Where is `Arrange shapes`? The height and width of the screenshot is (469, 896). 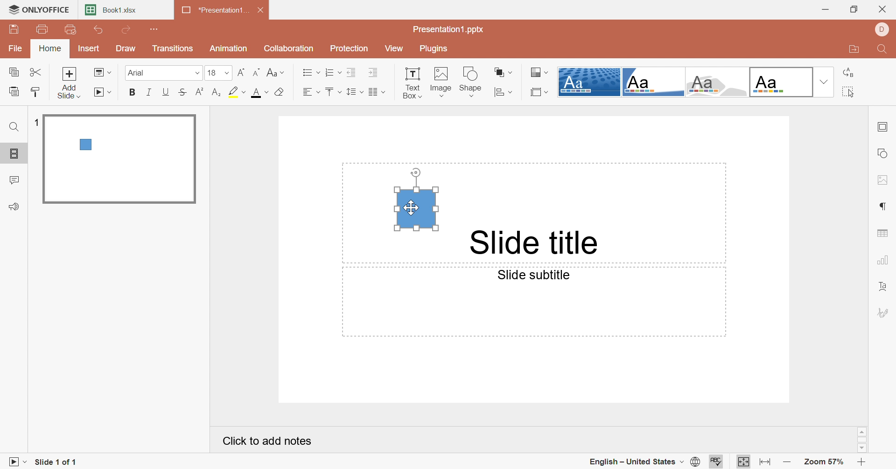
Arrange shapes is located at coordinates (502, 72).